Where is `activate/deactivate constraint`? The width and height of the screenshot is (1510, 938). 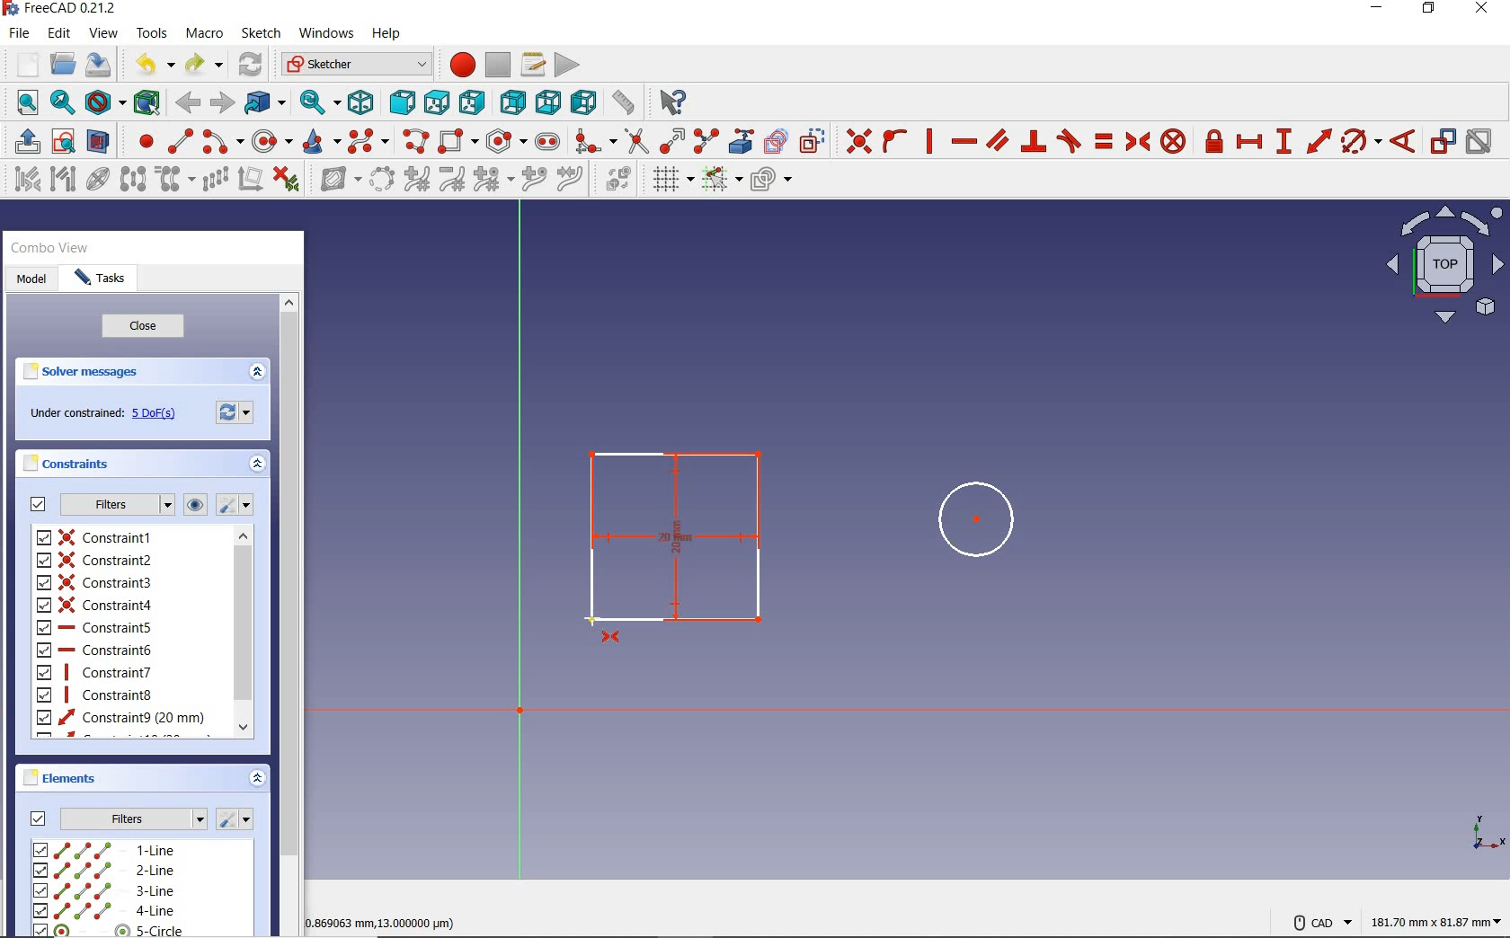
activate/deactivate constraint is located at coordinates (1479, 142).